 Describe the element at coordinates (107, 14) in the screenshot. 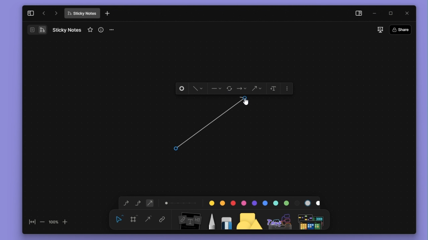

I see `new tab` at that location.